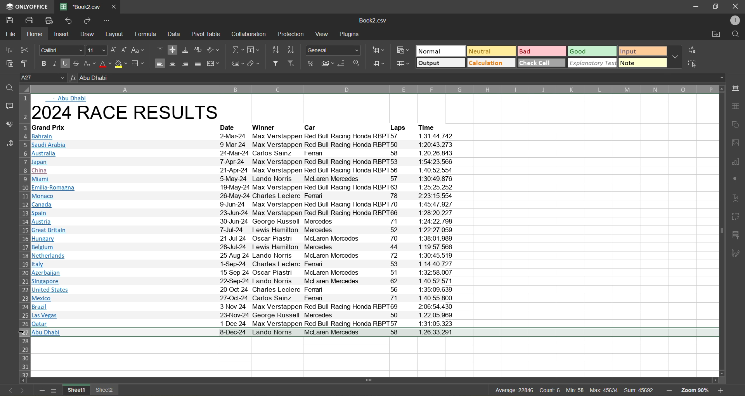 The width and height of the screenshot is (745, 396). I want to click on redo, so click(86, 20).